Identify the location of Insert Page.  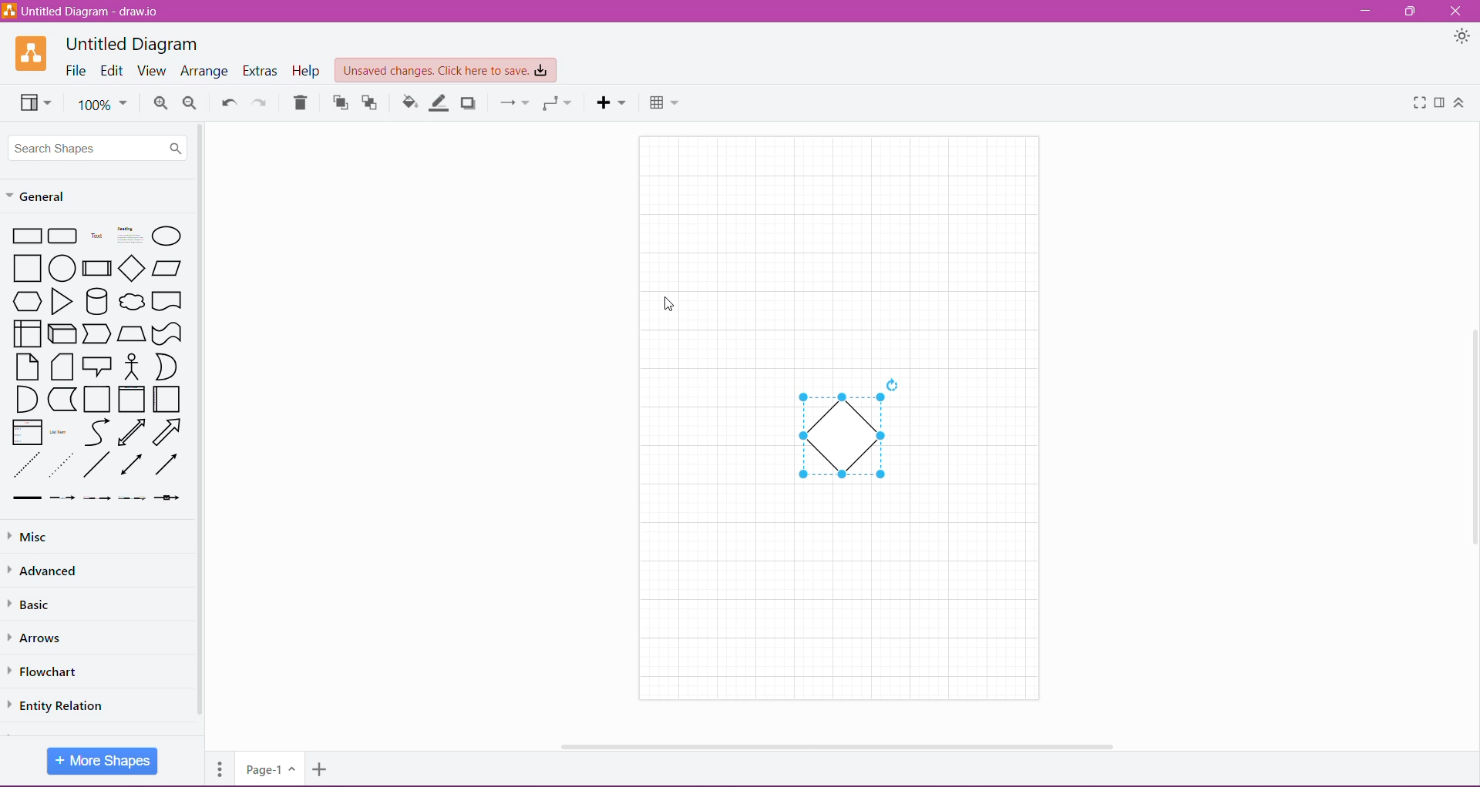
(319, 770).